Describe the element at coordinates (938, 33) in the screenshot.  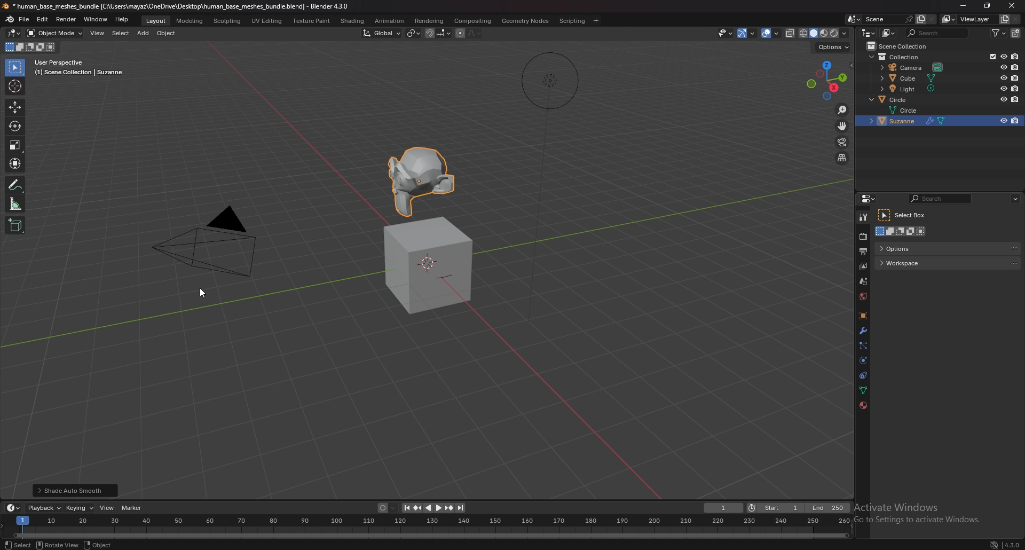
I see `search` at that location.